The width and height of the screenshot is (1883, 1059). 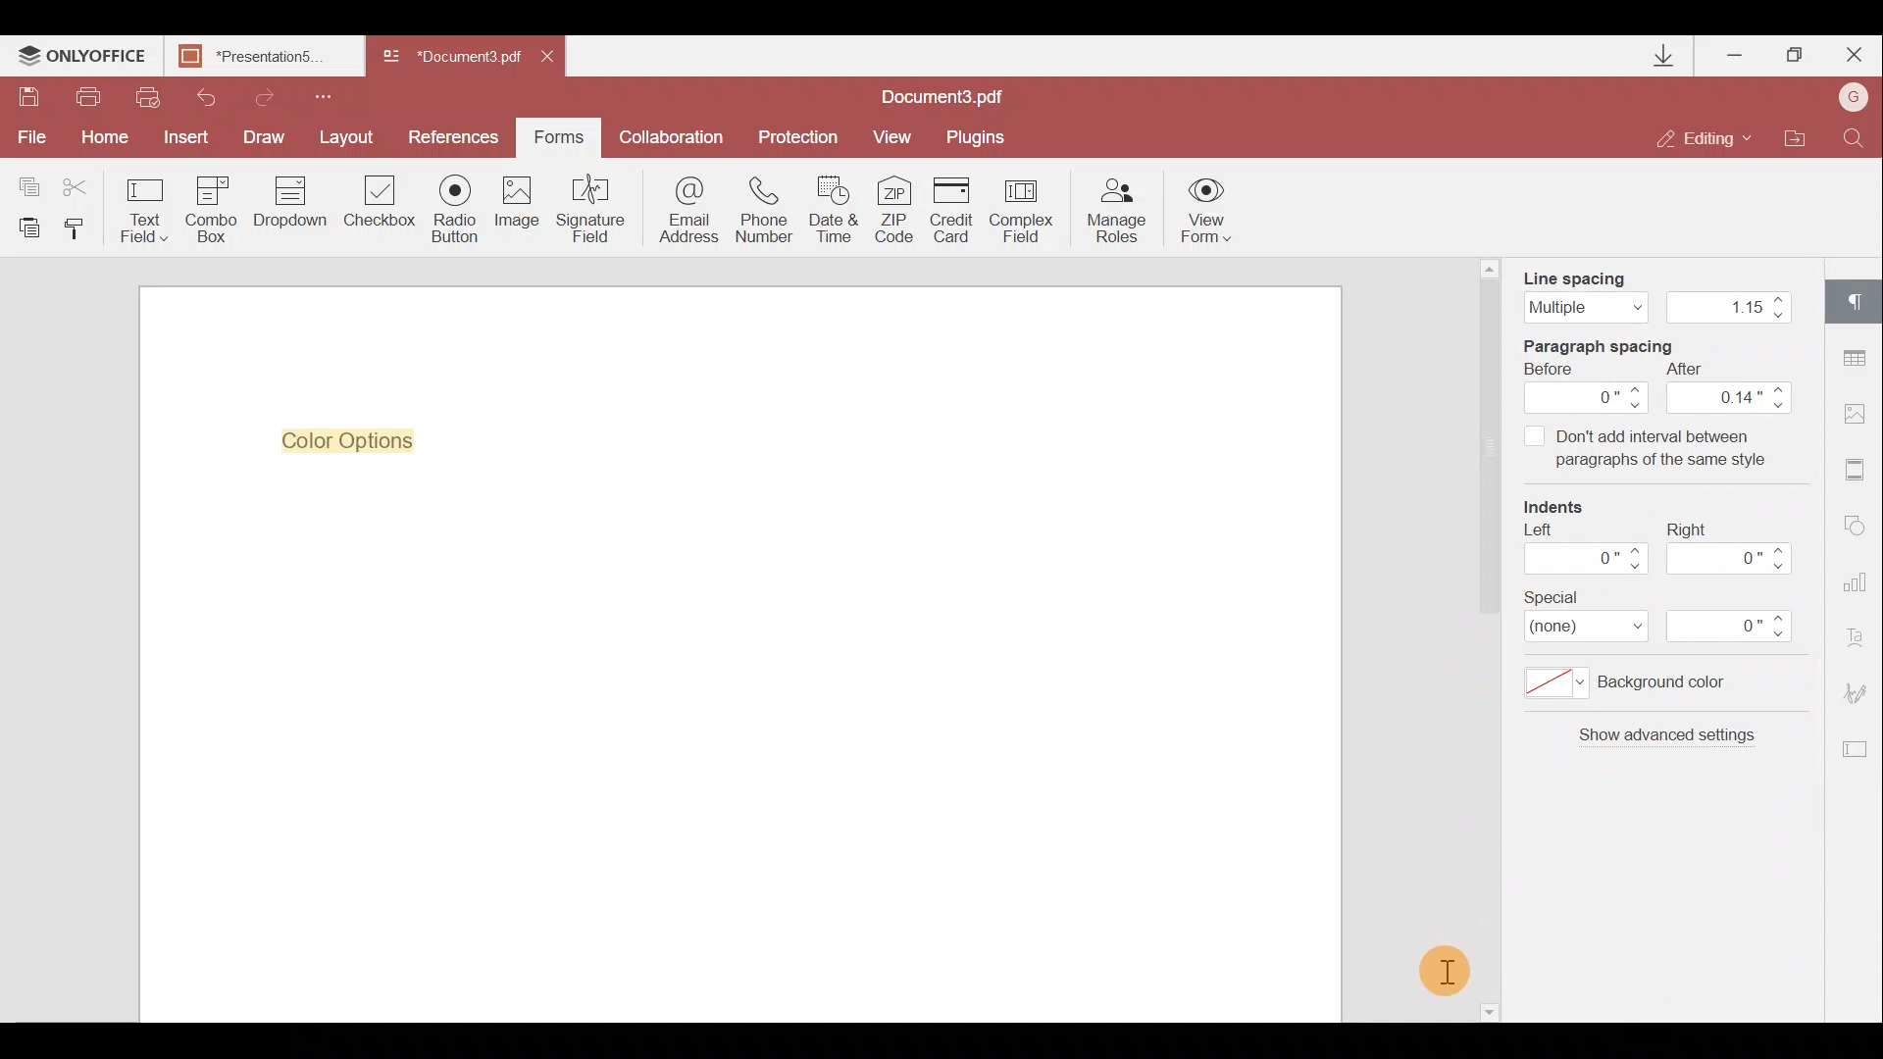 I want to click on Scroll bar, so click(x=1488, y=452).